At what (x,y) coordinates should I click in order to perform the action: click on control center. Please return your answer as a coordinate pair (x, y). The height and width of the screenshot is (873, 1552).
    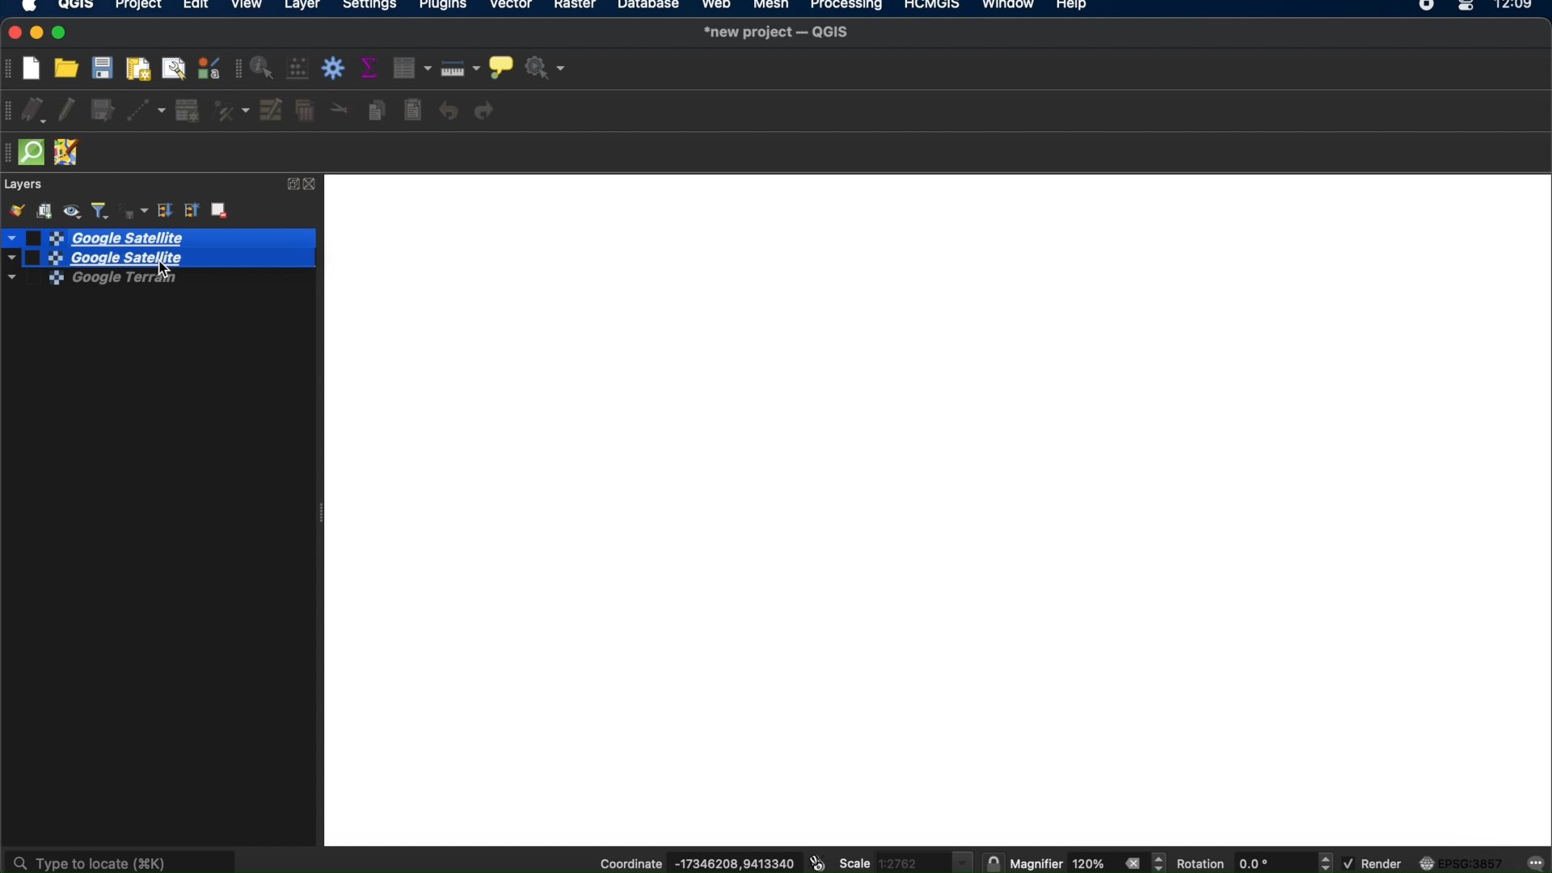
    Looking at the image, I should click on (1468, 6).